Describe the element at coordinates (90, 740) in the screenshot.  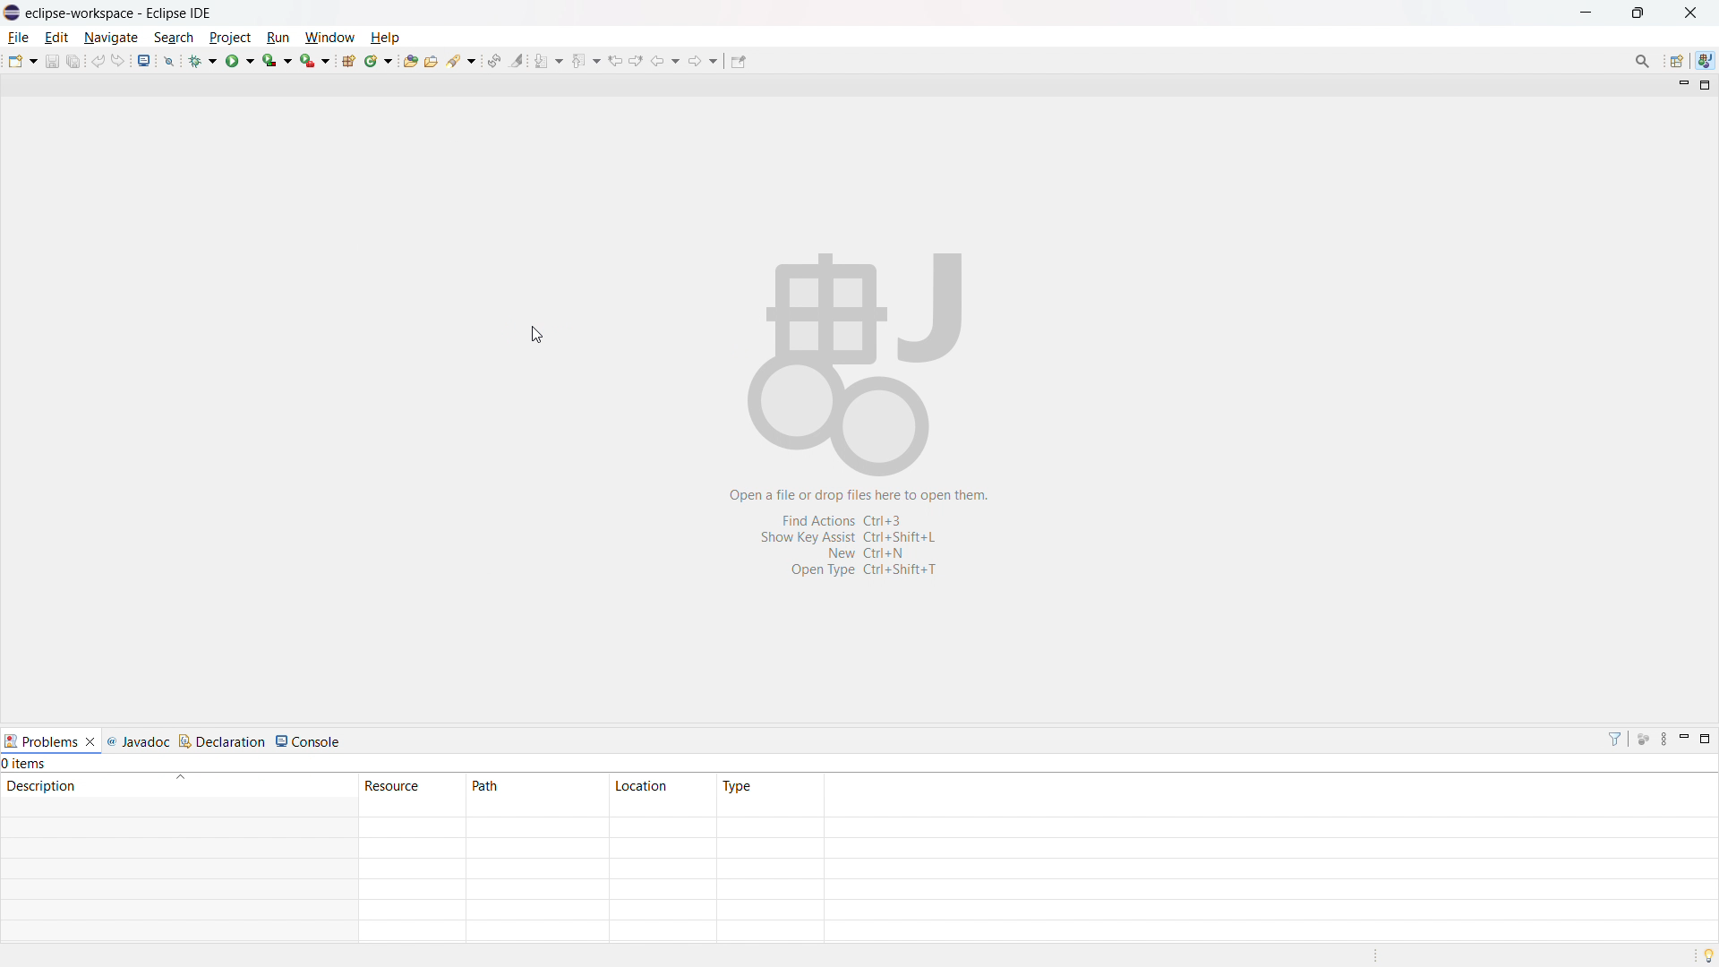
I see `close problems view` at that location.